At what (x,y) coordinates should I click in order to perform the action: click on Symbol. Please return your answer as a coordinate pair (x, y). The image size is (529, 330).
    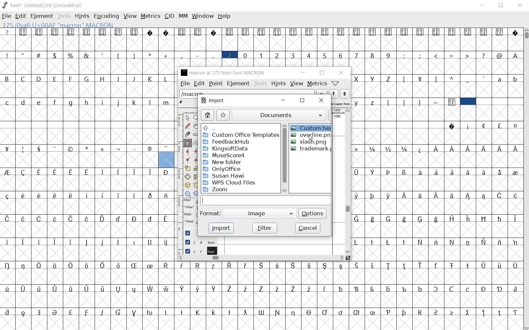
    Looking at the image, I should click on (40, 312).